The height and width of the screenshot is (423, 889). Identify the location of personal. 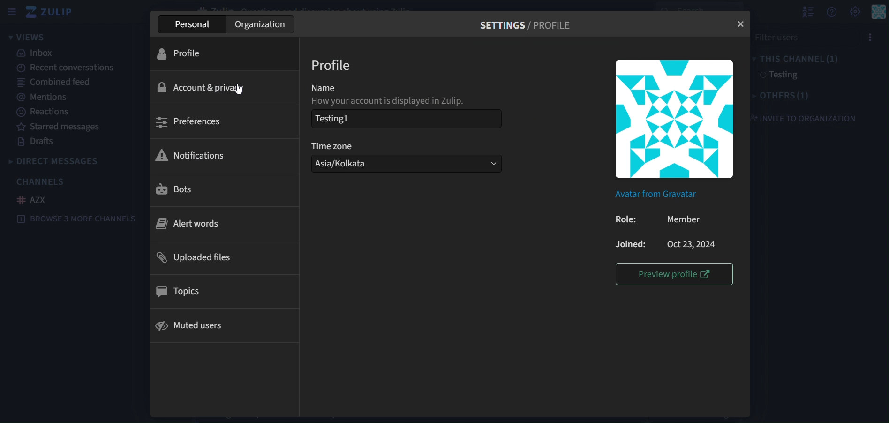
(192, 24).